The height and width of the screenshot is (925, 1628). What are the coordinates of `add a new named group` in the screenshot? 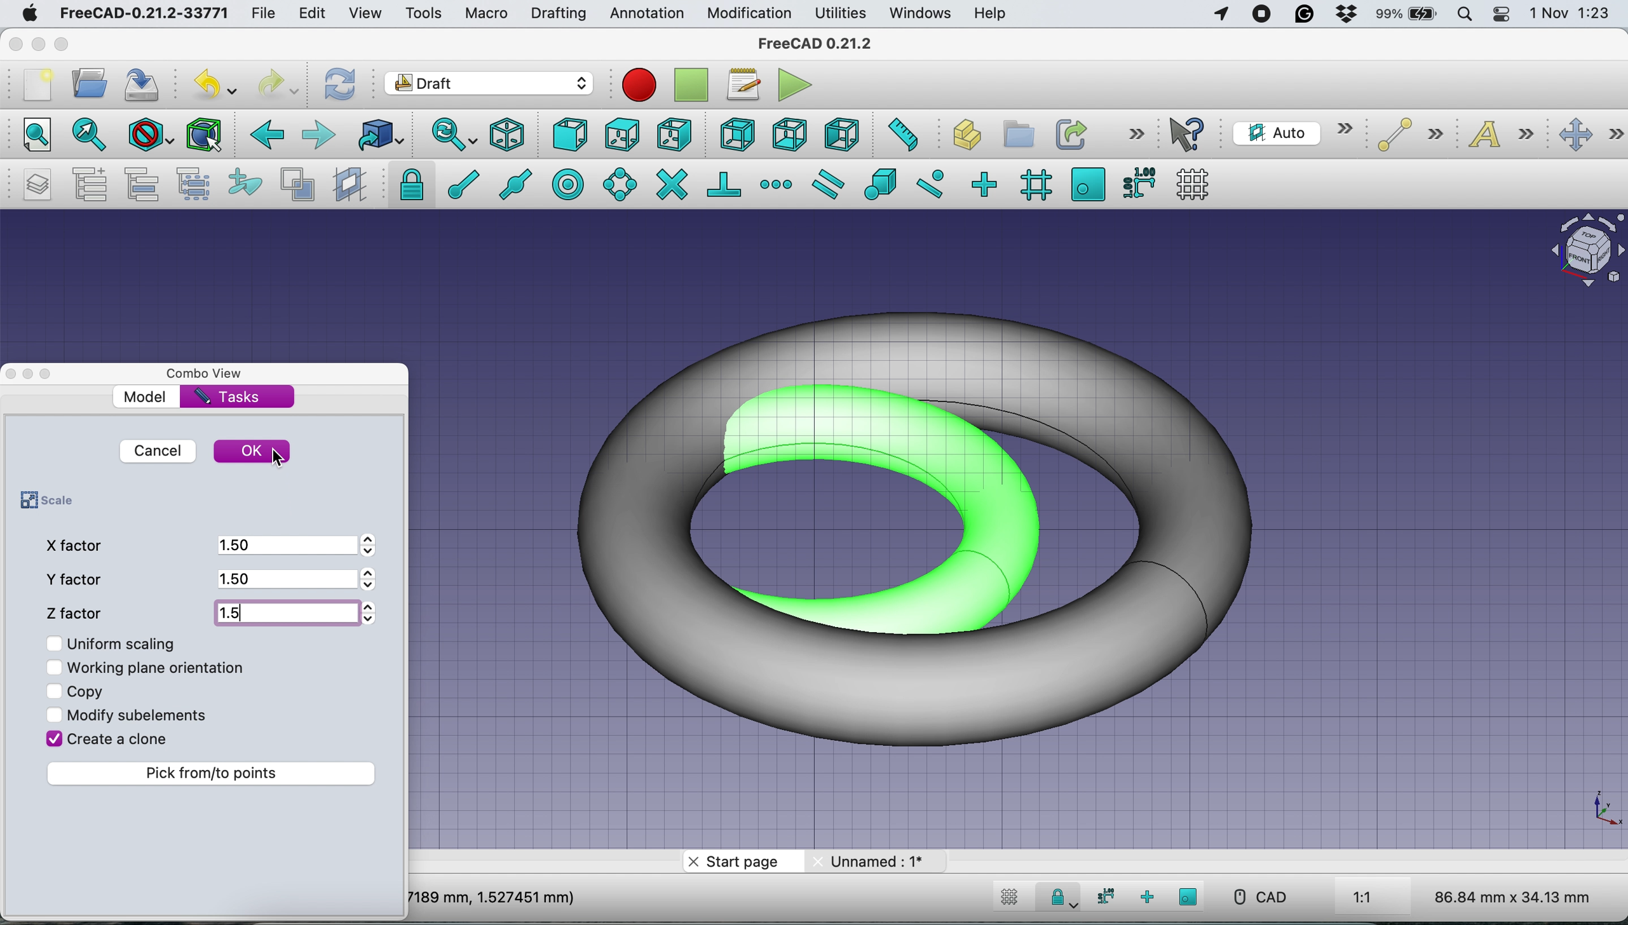 It's located at (91, 184).